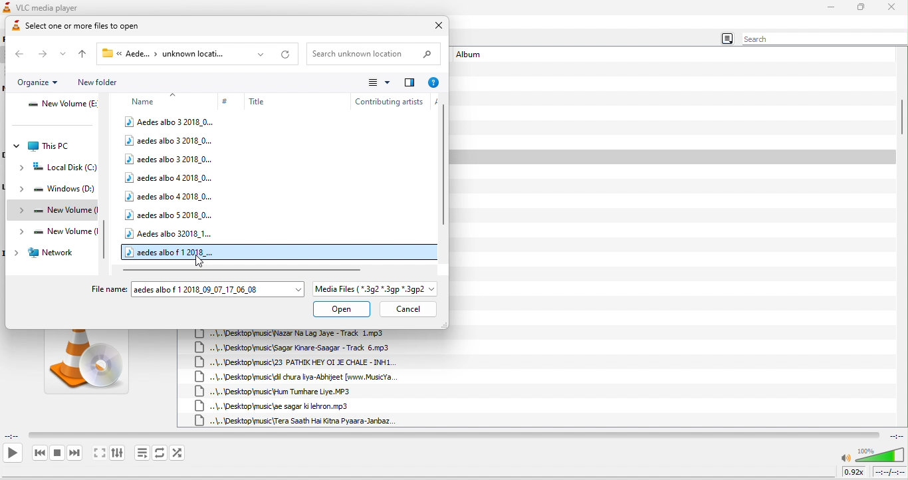 The image size is (908, 480). I want to click on album, so click(473, 56).